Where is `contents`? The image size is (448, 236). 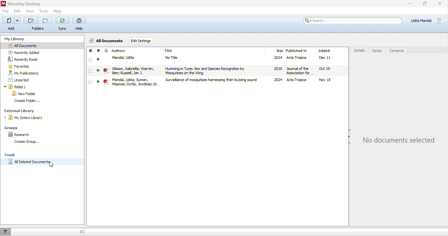
contents is located at coordinates (401, 52).